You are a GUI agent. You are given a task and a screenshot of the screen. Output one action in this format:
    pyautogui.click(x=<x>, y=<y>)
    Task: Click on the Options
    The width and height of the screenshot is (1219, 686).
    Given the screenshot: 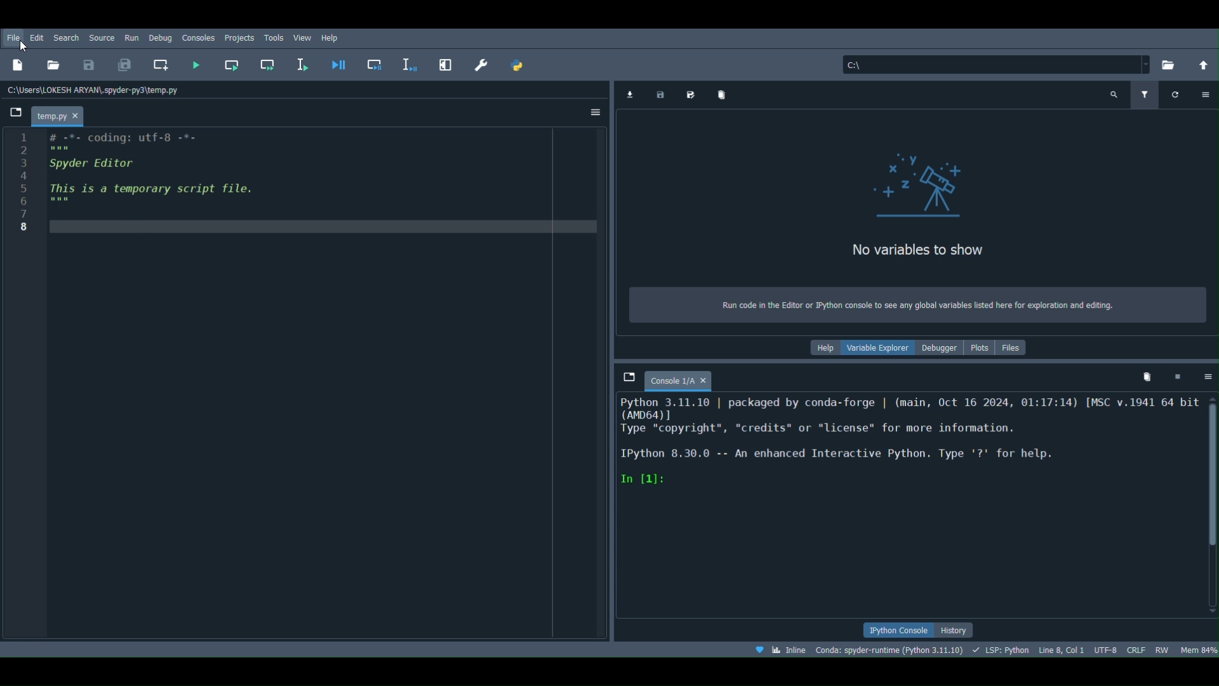 What is the action you would take?
    pyautogui.click(x=1204, y=91)
    